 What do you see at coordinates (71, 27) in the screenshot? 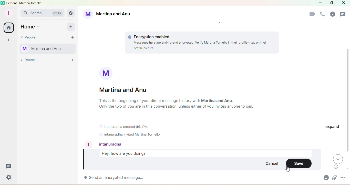
I see `Add` at bounding box center [71, 27].